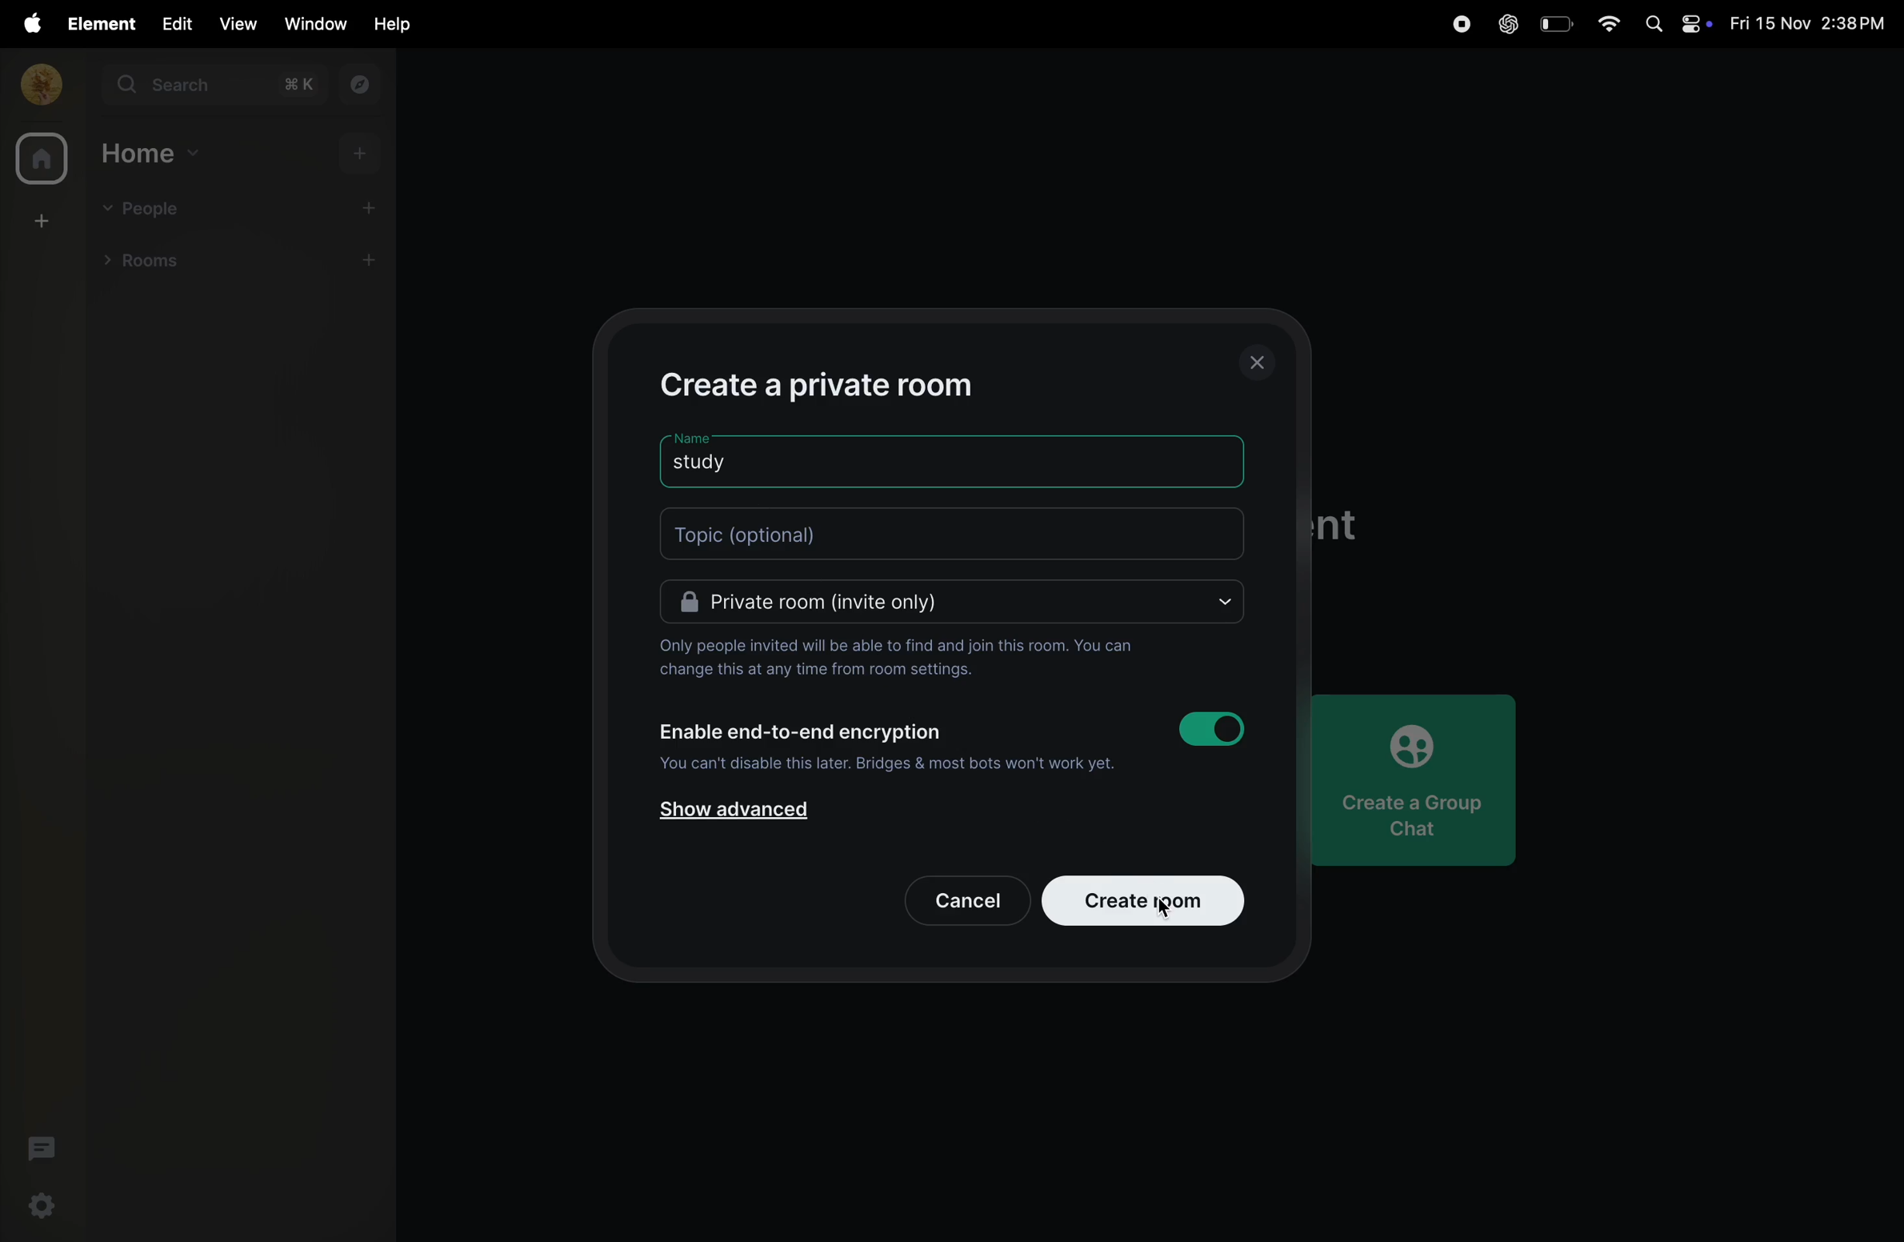  Describe the element at coordinates (149, 258) in the screenshot. I see `rooms` at that location.